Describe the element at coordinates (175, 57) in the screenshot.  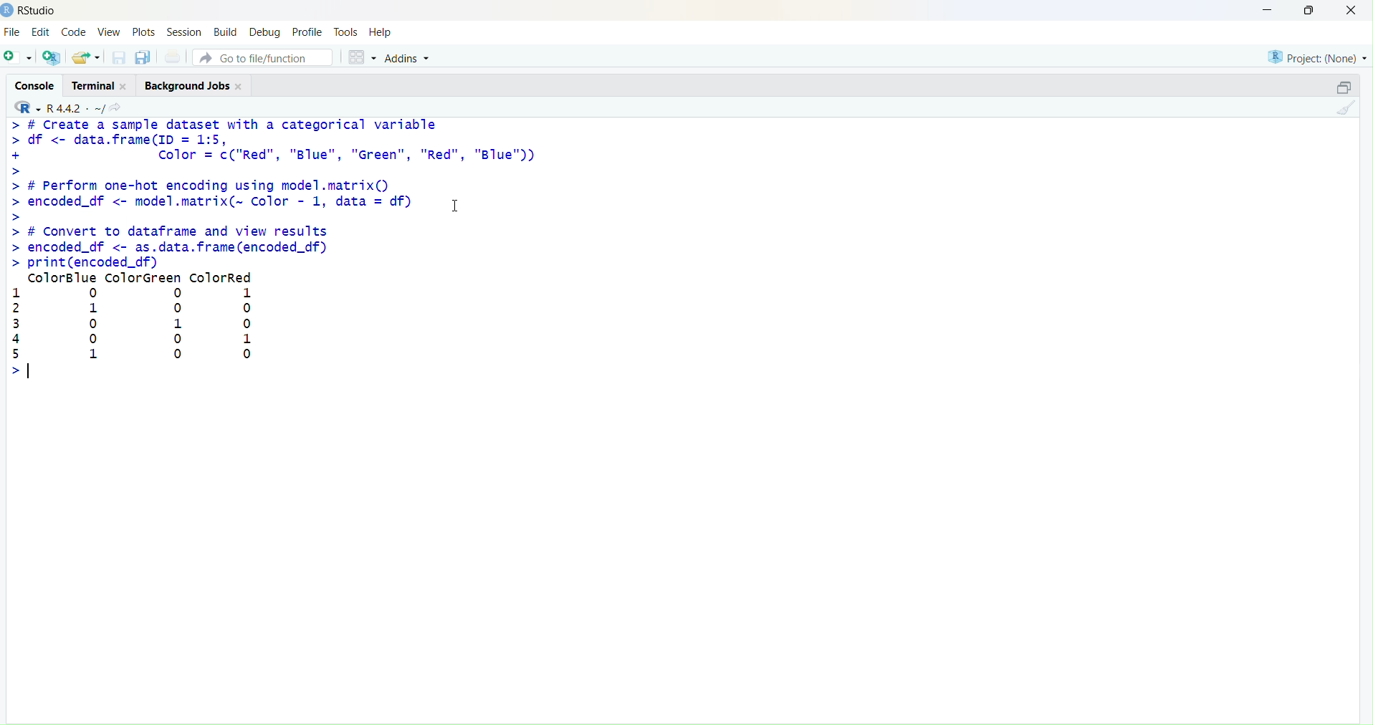
I see `print` at that location.